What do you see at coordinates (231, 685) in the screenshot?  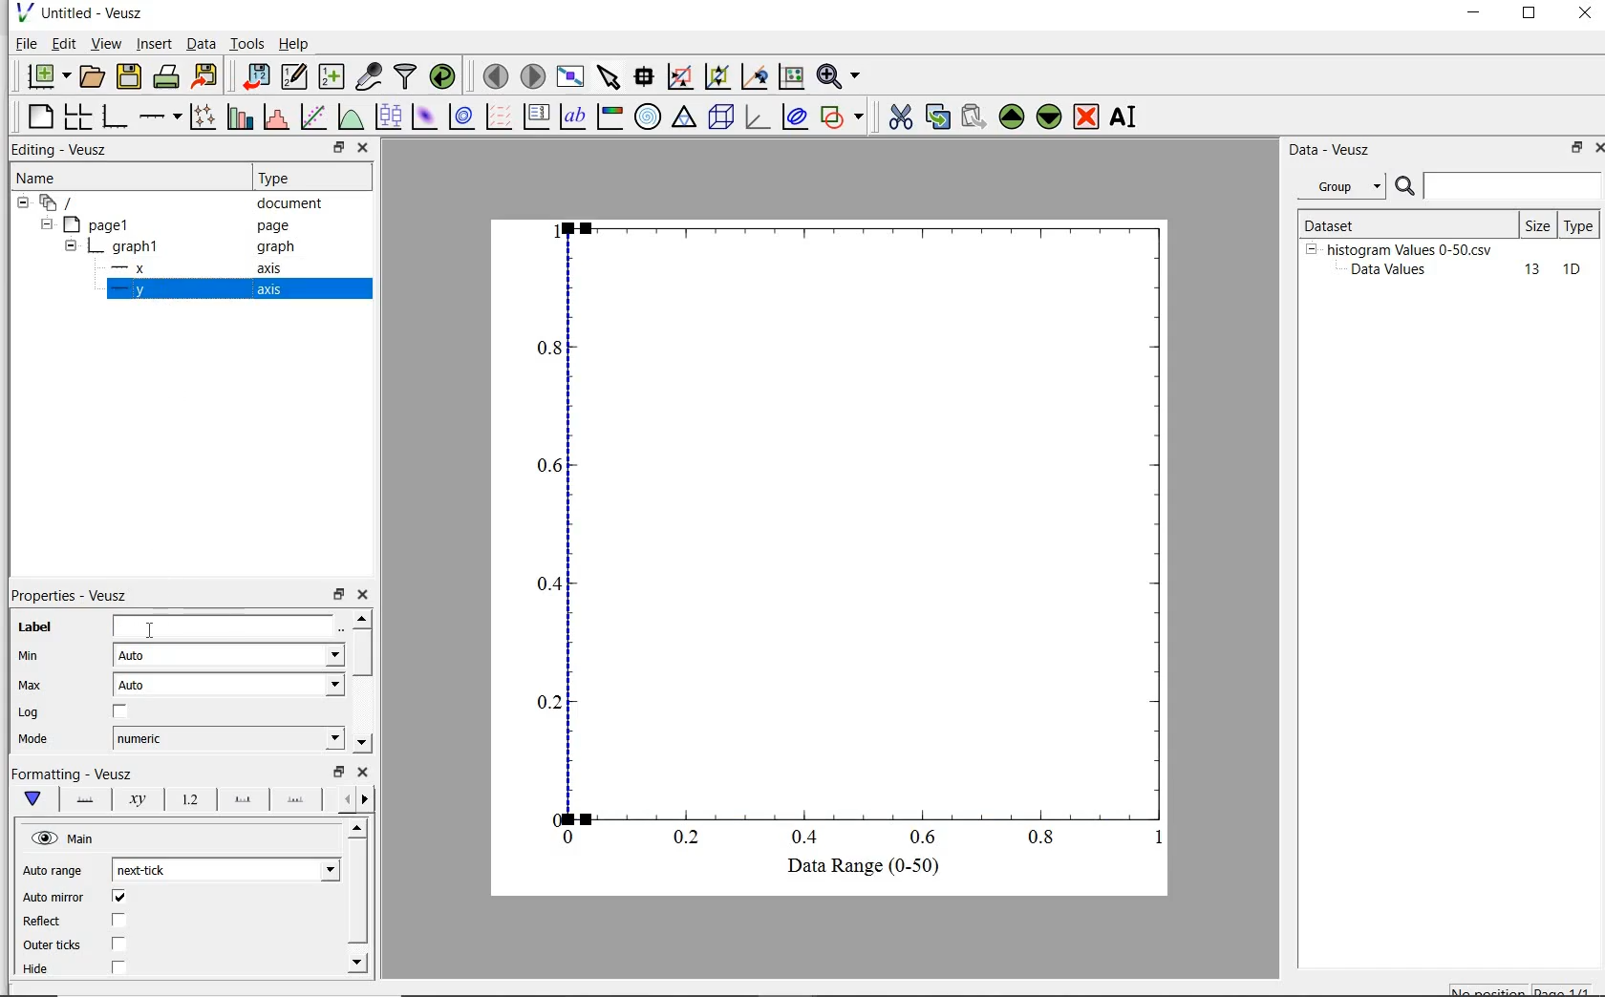 I see `auto` at bounding box center [231, 685].